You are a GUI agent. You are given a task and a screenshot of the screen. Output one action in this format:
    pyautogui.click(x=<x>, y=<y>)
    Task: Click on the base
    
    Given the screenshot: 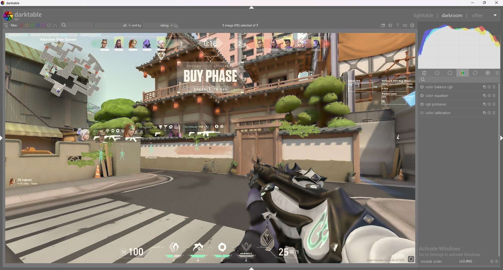 What is the action you would take?
    pyautogui.click(x=450, y=73)
    